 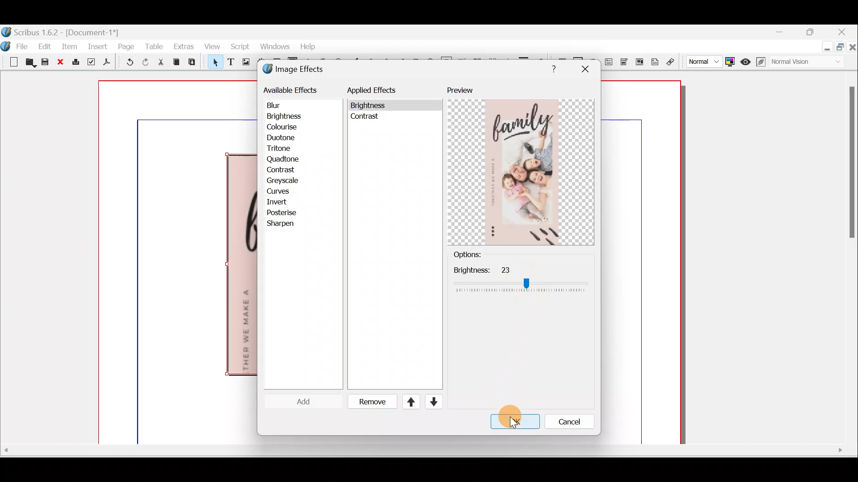 I want to click on Cut, so click(x=160, y=63).